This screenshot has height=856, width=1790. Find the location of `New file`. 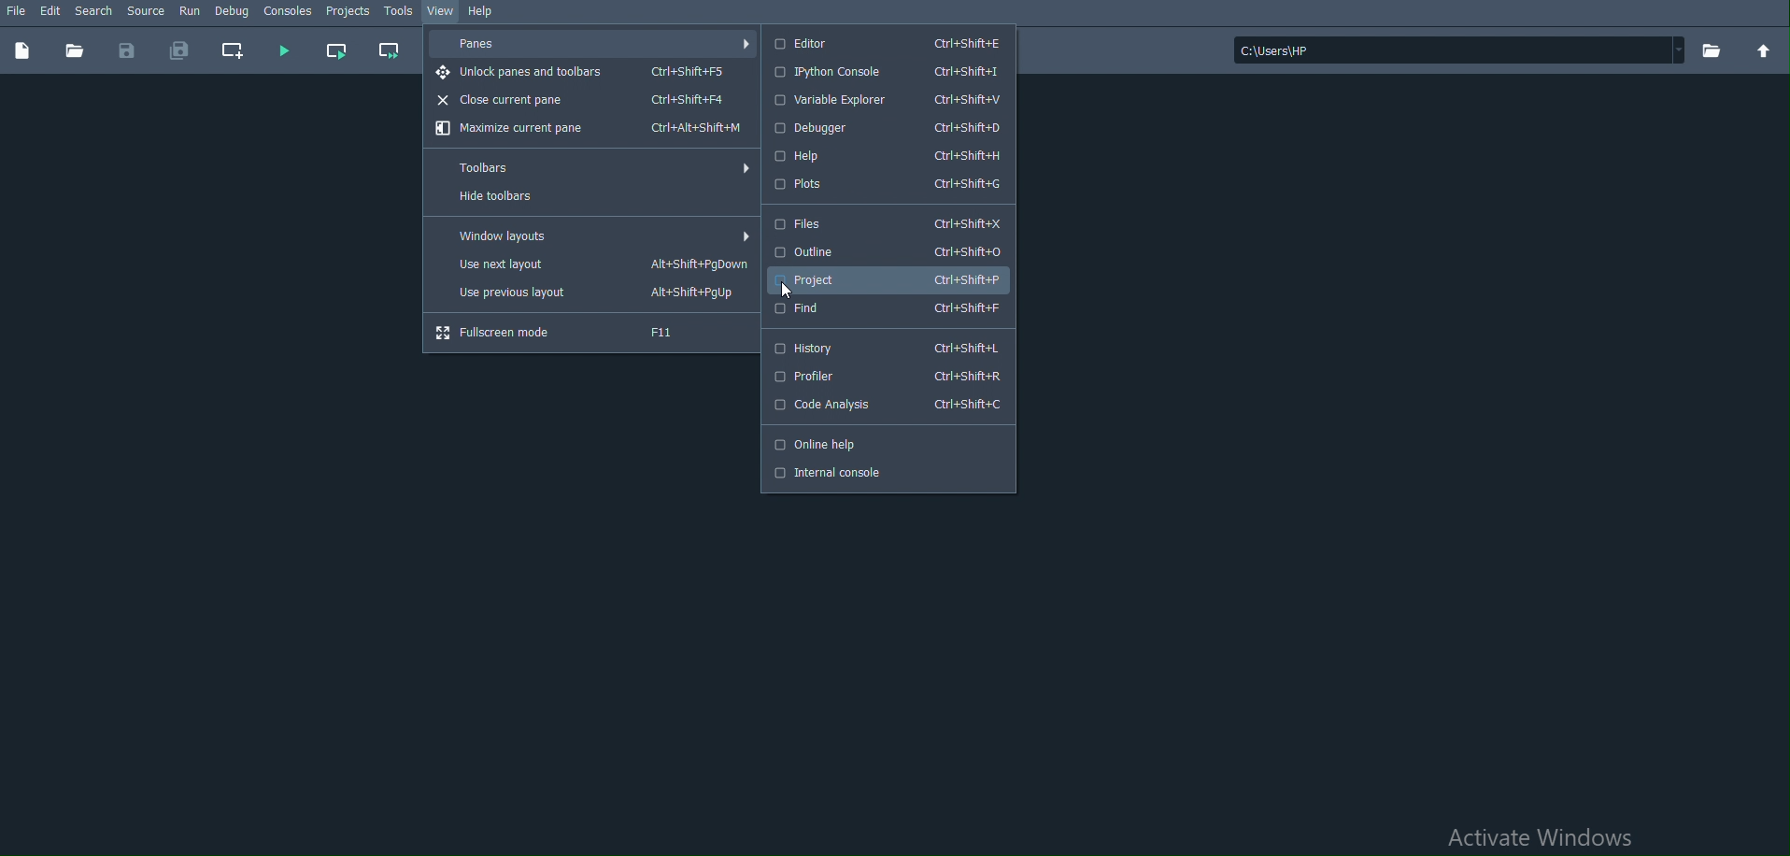

New file is located at coordinates (21, 50).